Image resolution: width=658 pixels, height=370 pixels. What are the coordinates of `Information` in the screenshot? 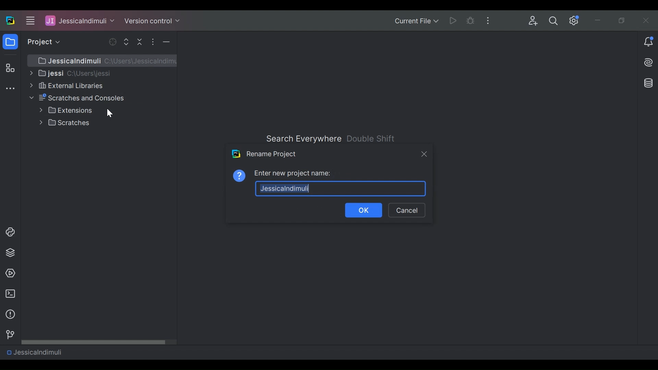 It's located at (240, 175).